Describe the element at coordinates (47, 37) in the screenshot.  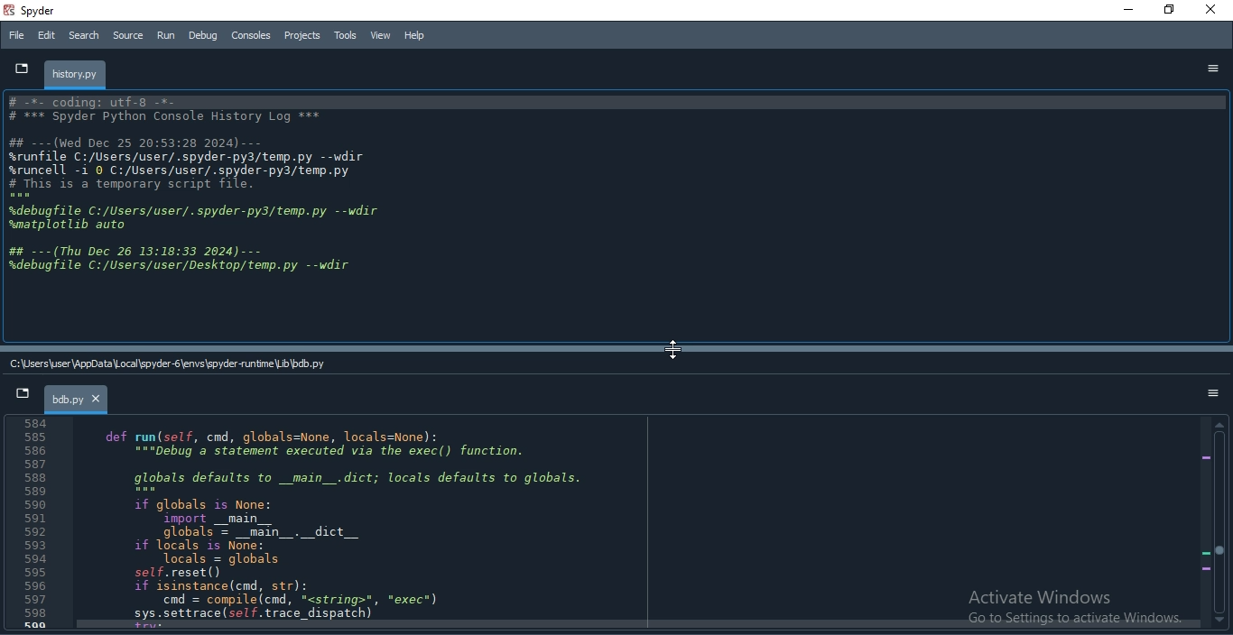
I see `Edit` at that location.